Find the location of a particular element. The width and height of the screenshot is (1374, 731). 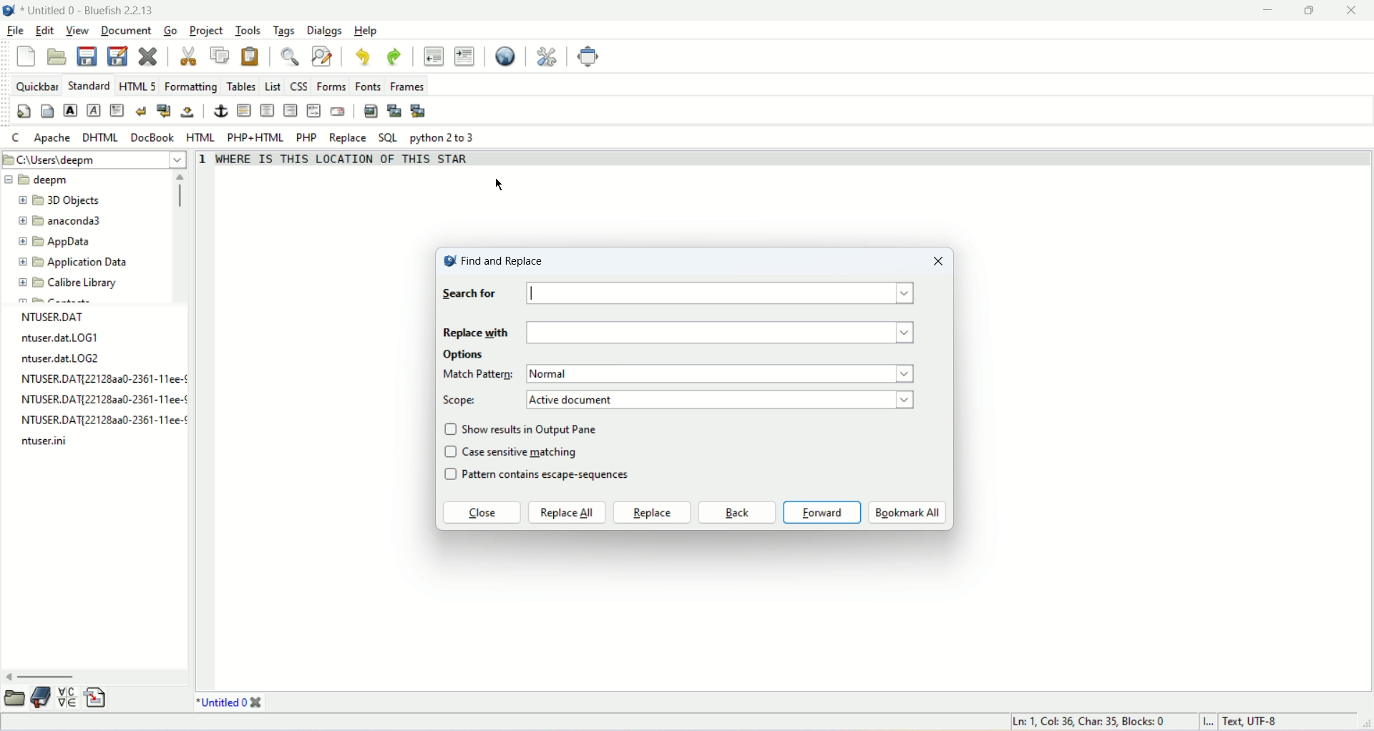

match pattern is located at coordinates (724, 374).